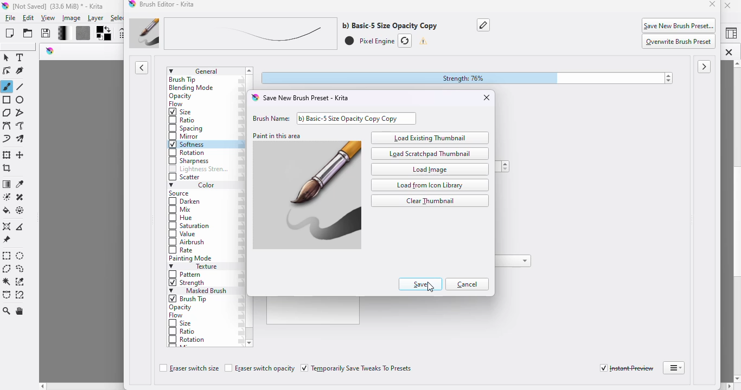 This screenshot has height=390, width=741. Describe the element at coordinates (305, 196) in the screenshot. I see `paint in this area` at that location.